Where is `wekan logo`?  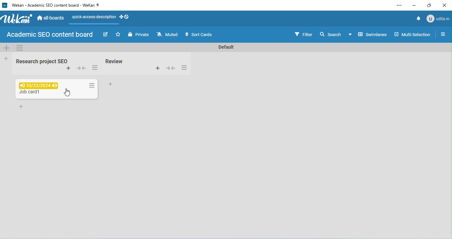
wekan logo is located at coordinates (4, 6).